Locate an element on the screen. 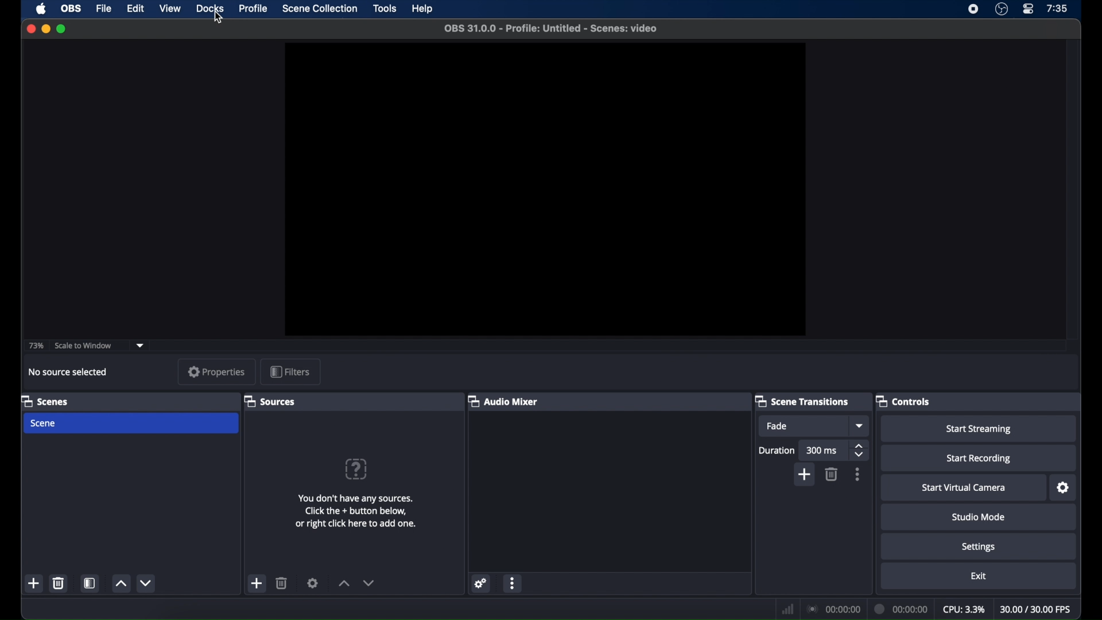 The height and width of the screenshot is (620, 1102). duration is located at coordinates (776, 449).